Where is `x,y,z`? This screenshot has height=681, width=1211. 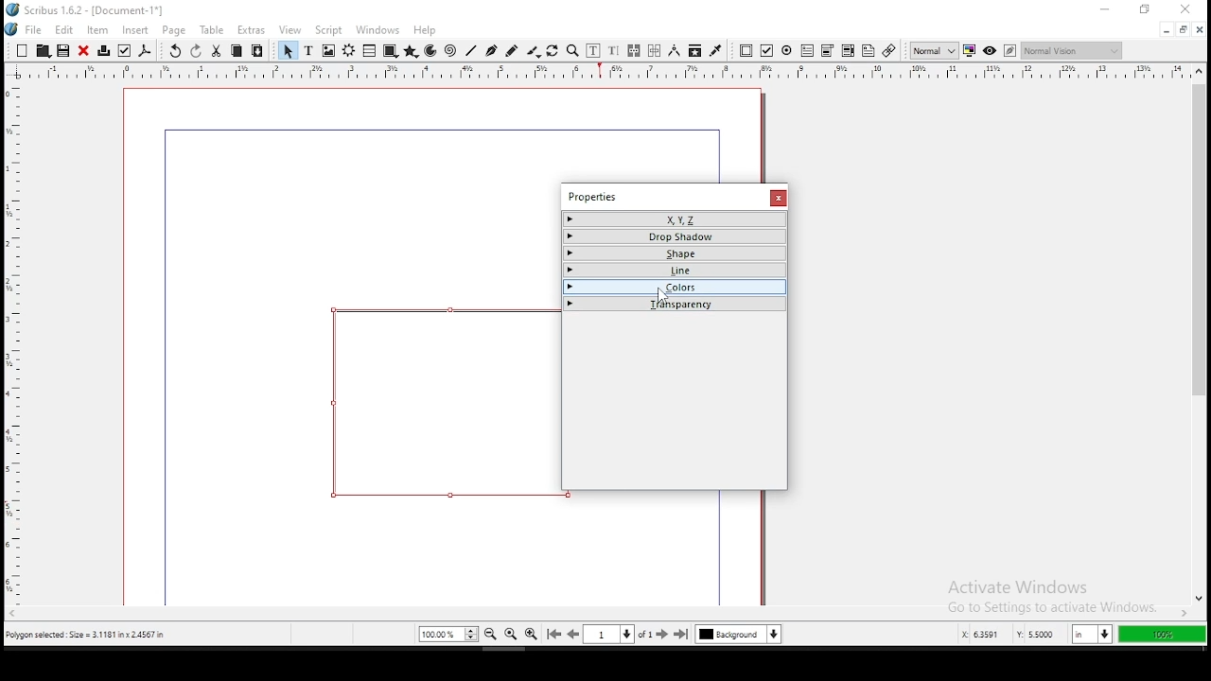
x,y,z is located at coordinates (676, 219).